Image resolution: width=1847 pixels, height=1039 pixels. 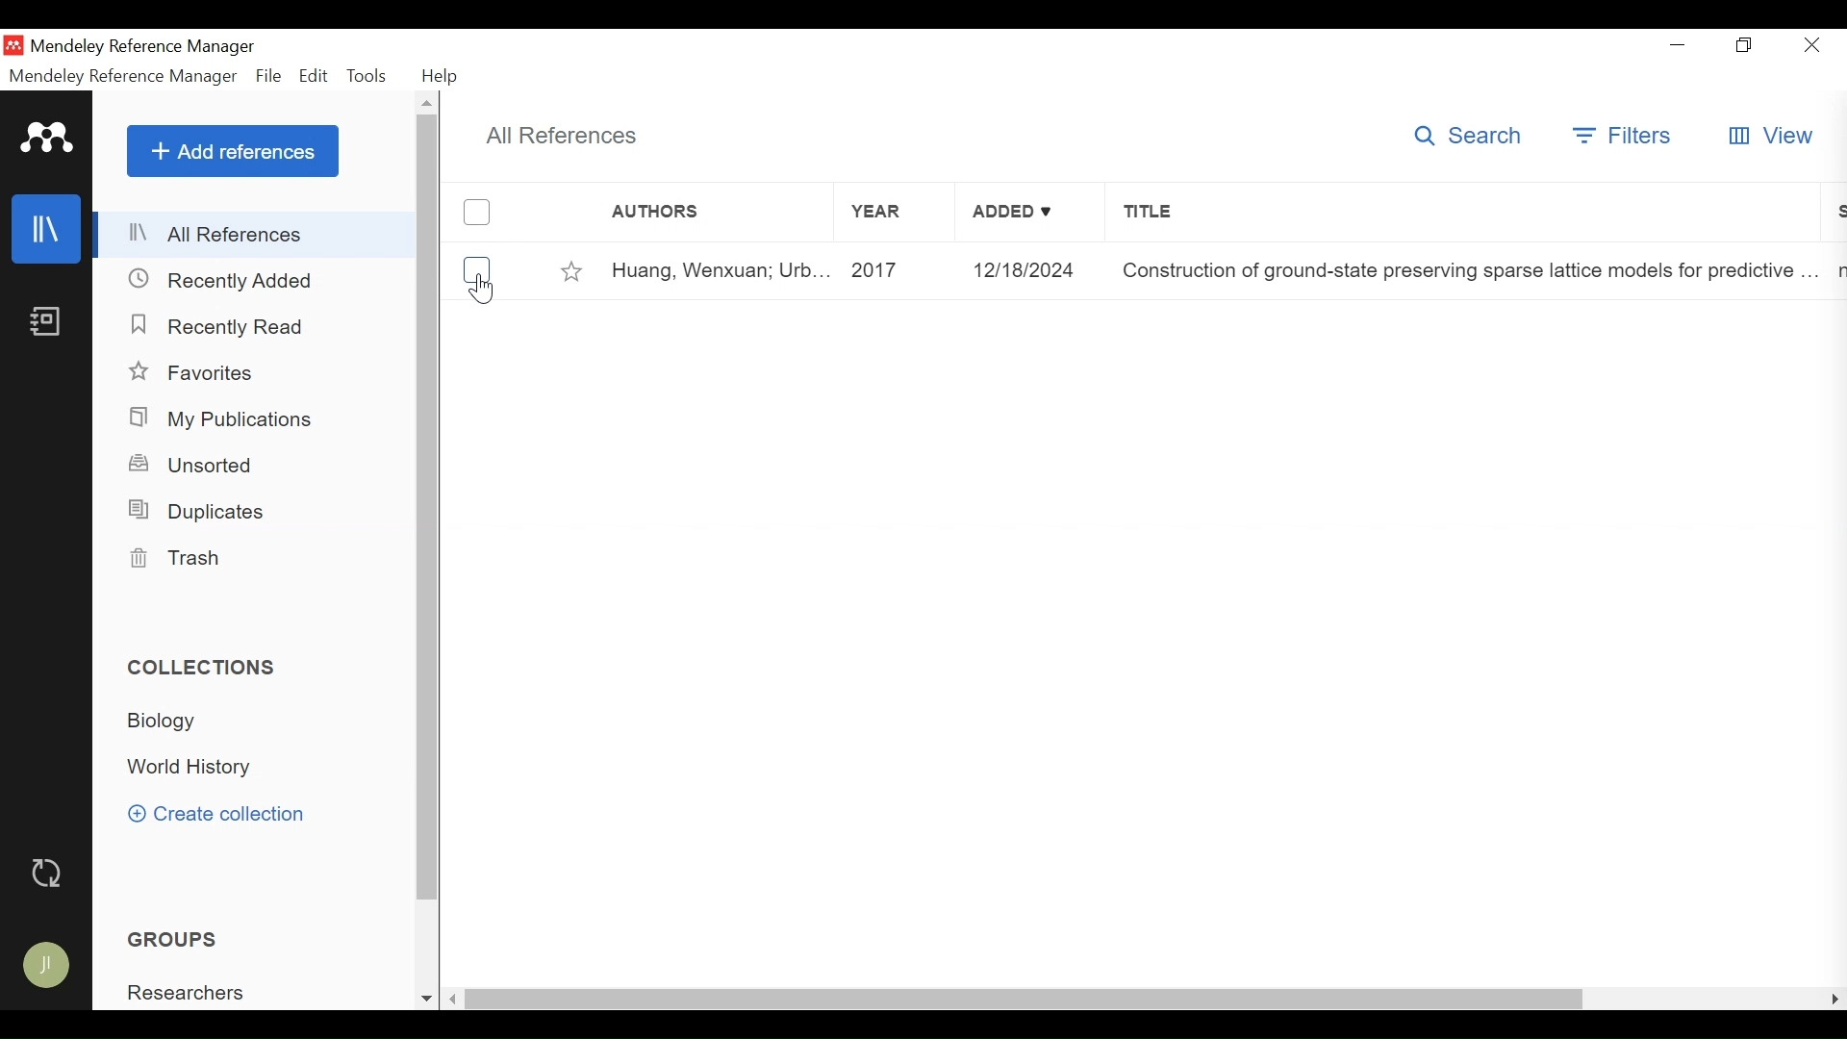 What do you see at coordinates (1679, 42) in the screenshot?
I see `minimize` at bounding box center [1679, 42].